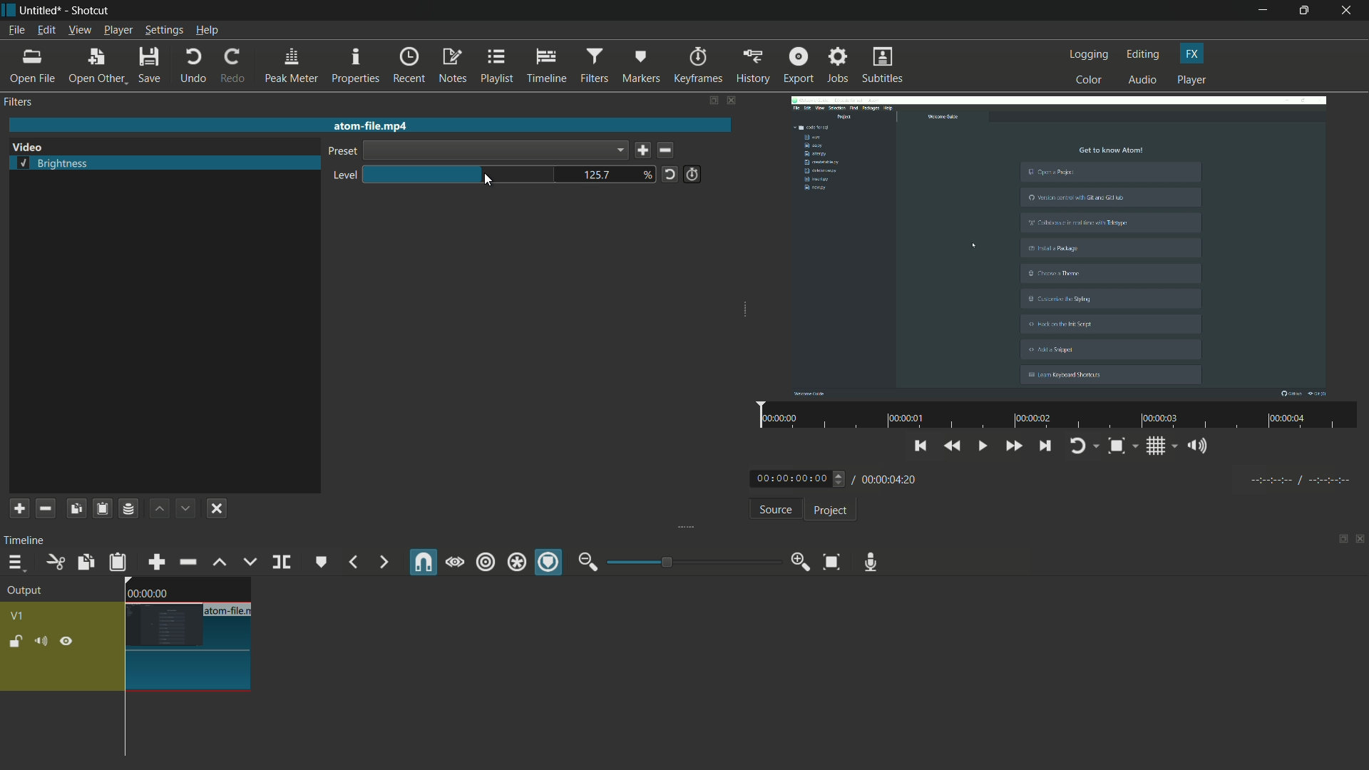 This screenshot has width=1369, height=770. Describe the element at coordinates (1348, 11) in the screenshot. I see `close app` at that location.